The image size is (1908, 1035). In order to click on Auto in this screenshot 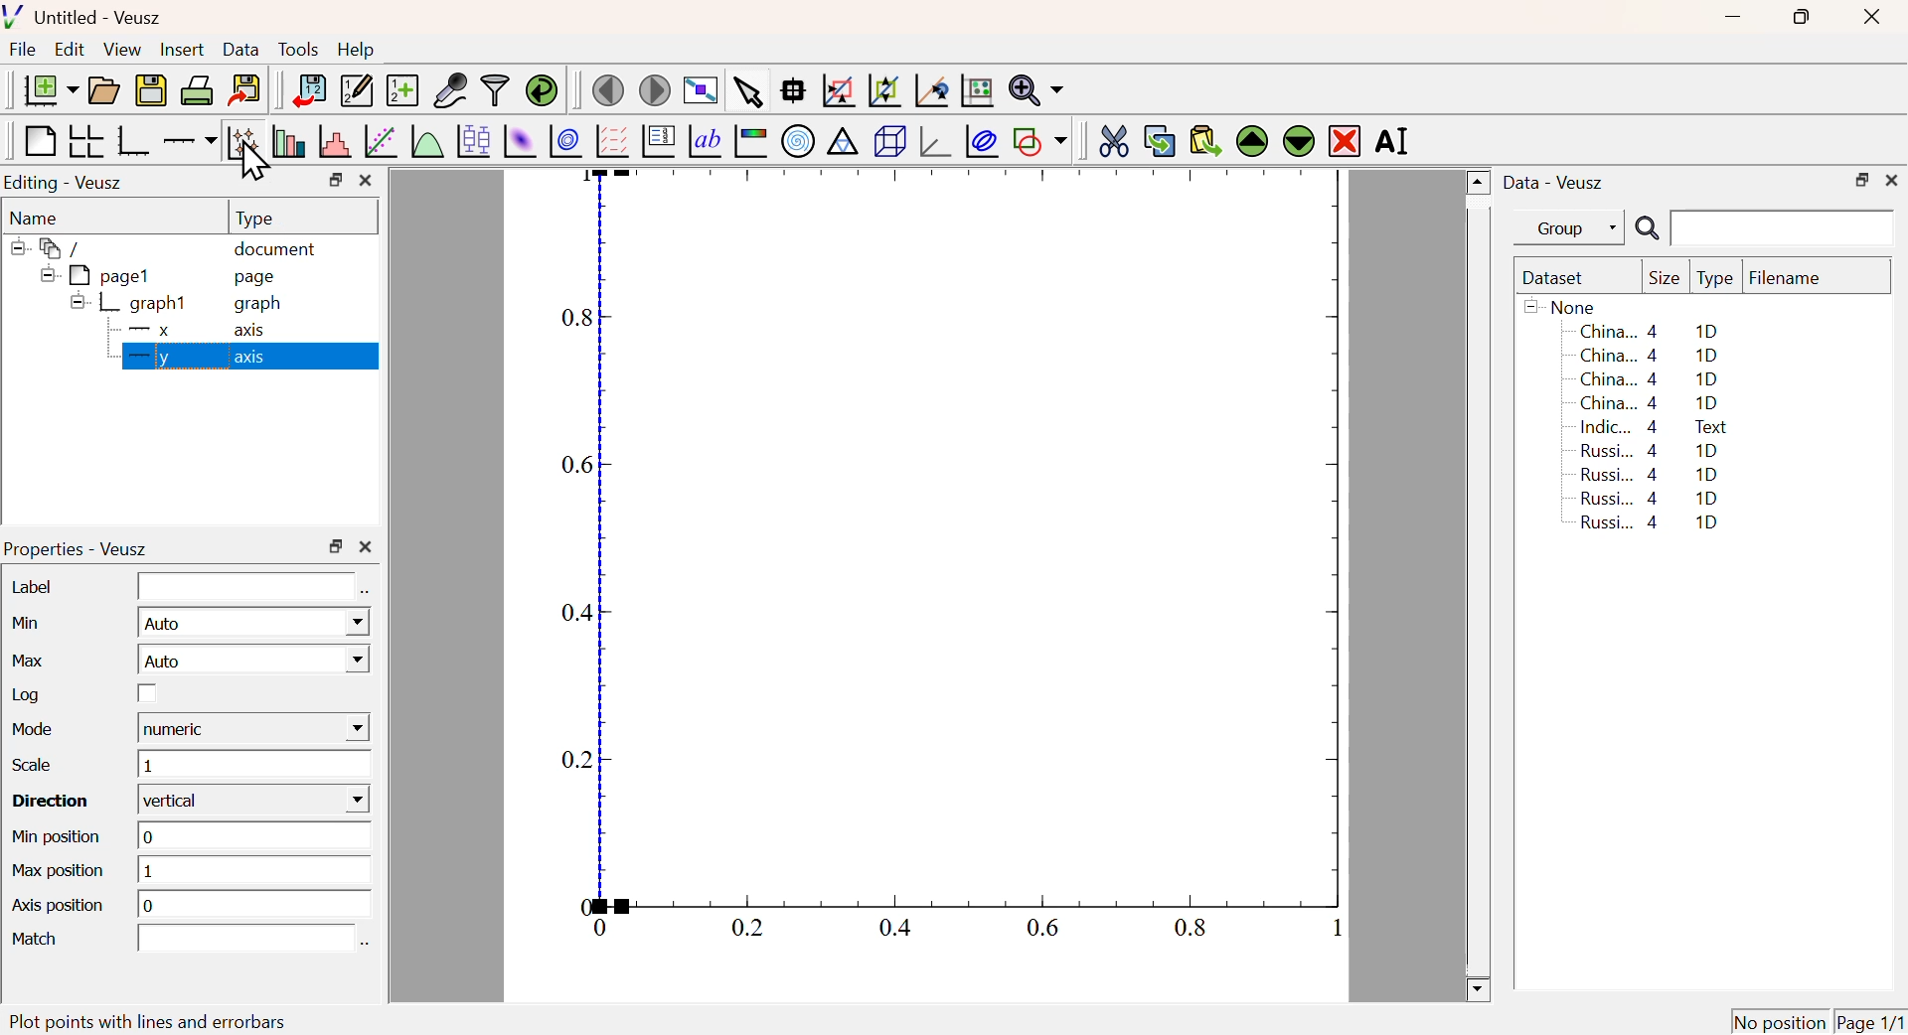, I will do `click(253, 661)`.